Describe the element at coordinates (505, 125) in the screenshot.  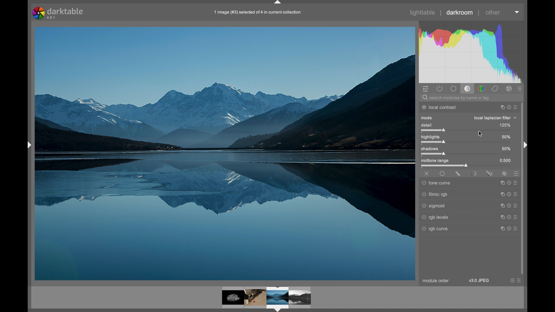
I see `125%` at that location.